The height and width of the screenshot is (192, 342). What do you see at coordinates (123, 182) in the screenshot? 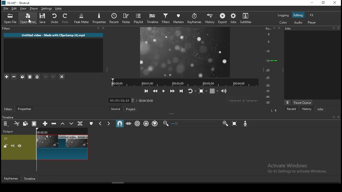
I see `scroll bar` at bounding box center [123, 182].